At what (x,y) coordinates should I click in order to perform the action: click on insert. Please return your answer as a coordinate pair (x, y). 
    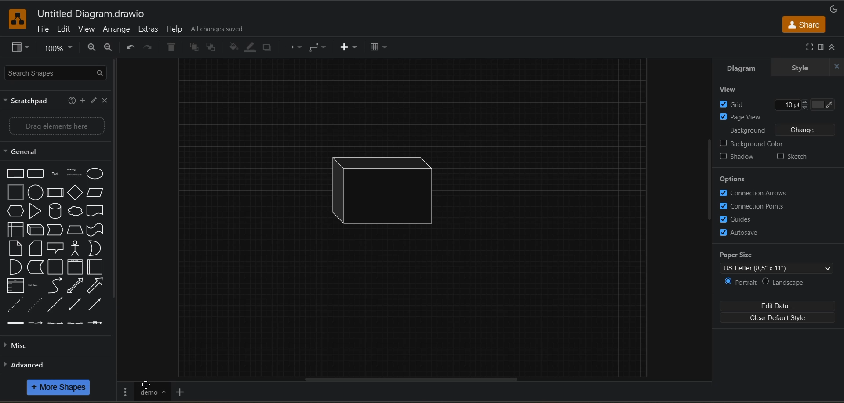
    Looking at the image, I should click on (350, 47).